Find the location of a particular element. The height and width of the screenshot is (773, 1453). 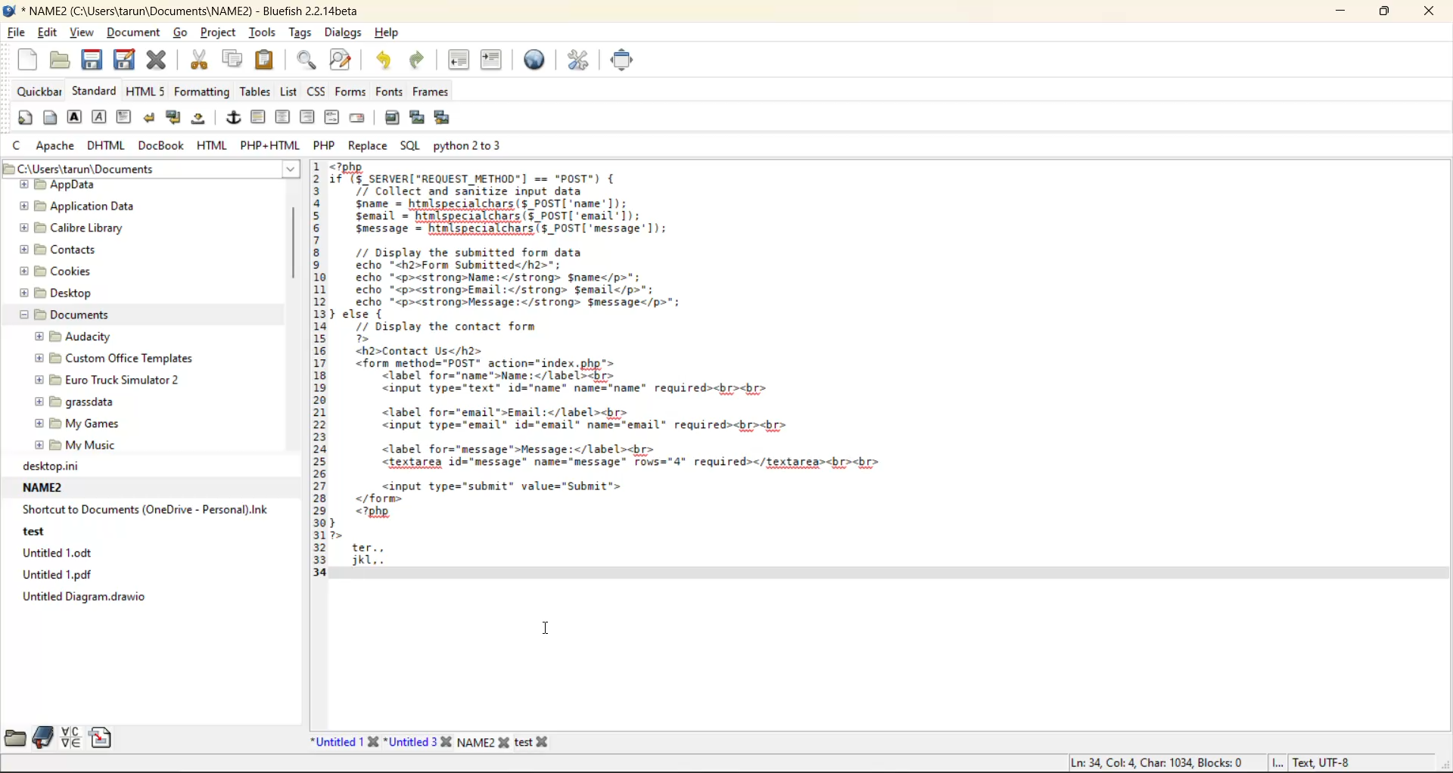

Untitled 1 is located at coordinates (342, 739).